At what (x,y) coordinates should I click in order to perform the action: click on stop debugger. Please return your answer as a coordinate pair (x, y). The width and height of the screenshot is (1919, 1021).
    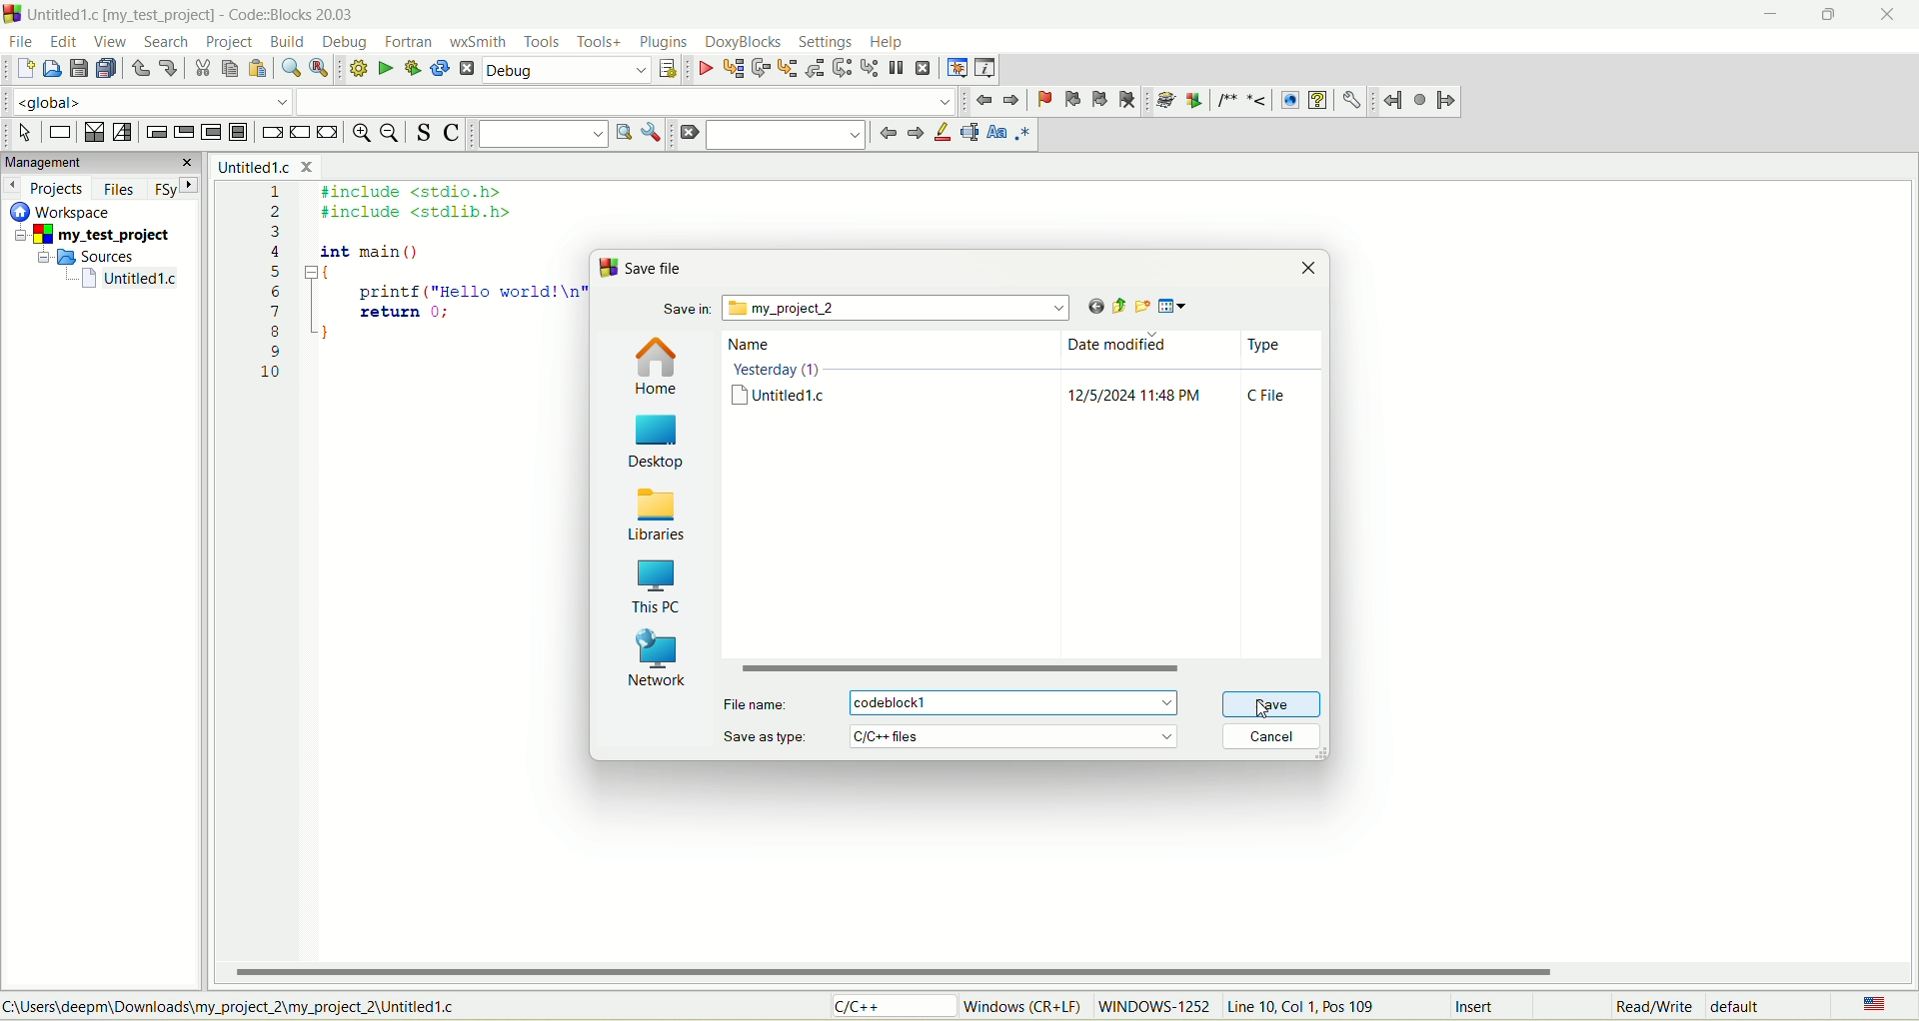
    Looking at the image, I should click on (925, 68).